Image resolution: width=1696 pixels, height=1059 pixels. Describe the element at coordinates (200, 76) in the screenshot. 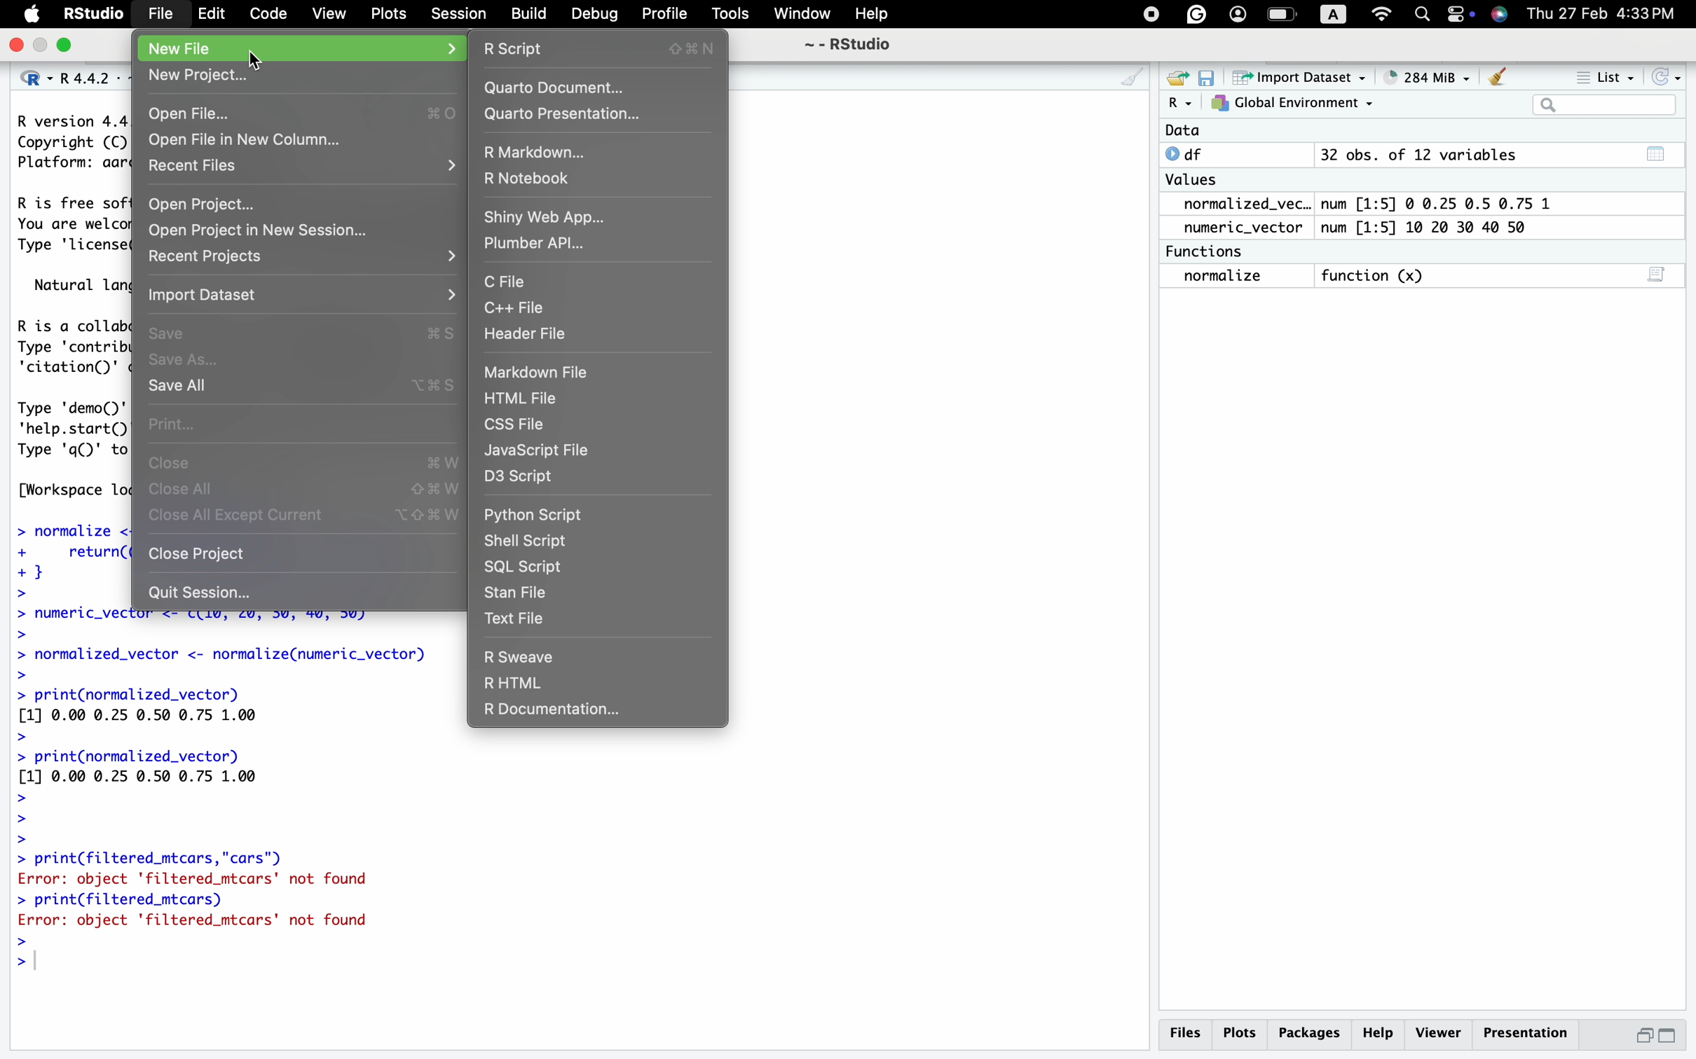

I see `NEW Project... ` at that location.